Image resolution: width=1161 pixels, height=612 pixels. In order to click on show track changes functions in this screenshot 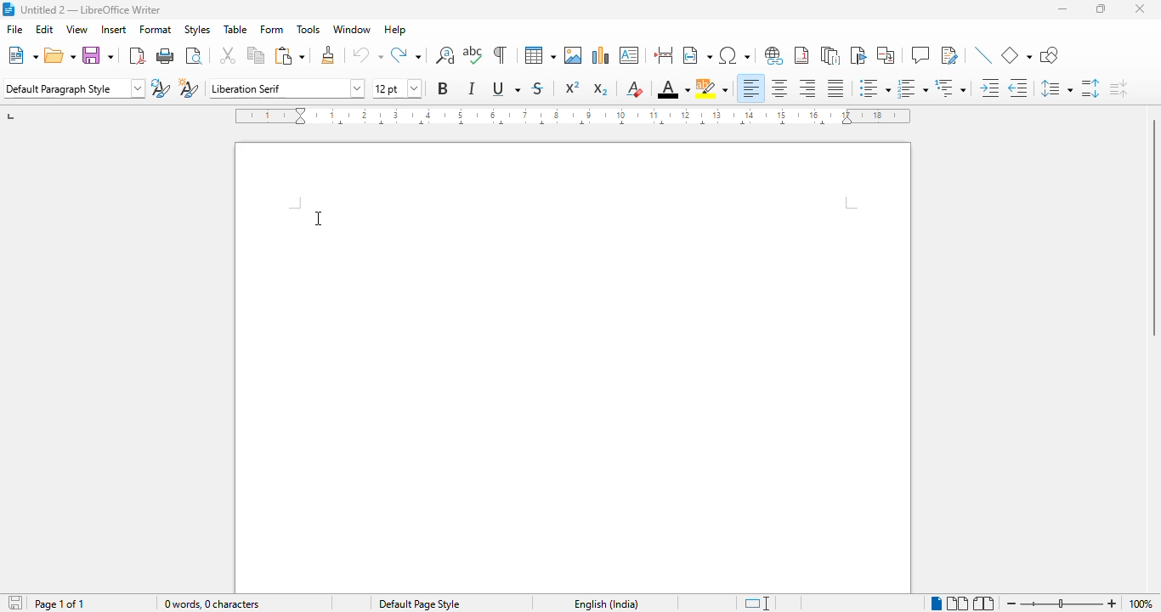, I will do `click(950, 55)`.